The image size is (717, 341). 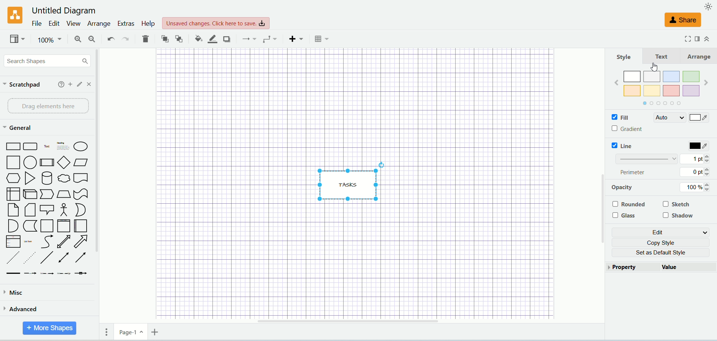 I want to click on gradient, so click(x=628, y=129).